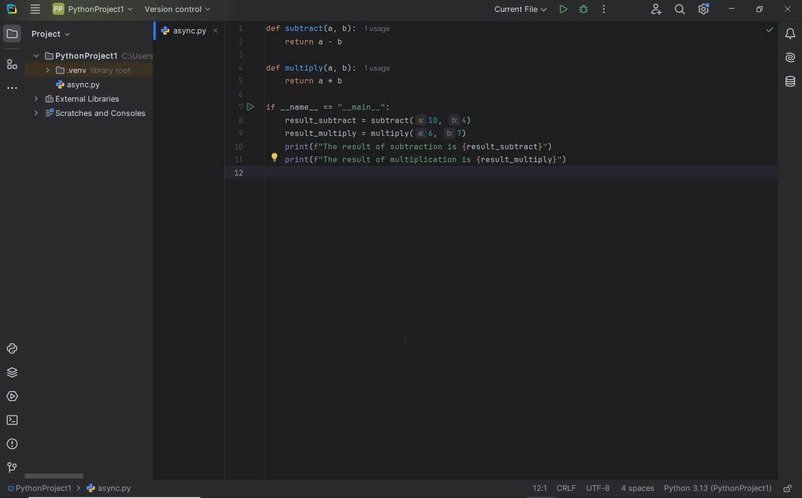 Image resolution: width=802 pixels, height=498 pixels. What do you see at coordinates (599, 489) in the screenshot?
I see `File Encoding` at bounding box center [599, 489].